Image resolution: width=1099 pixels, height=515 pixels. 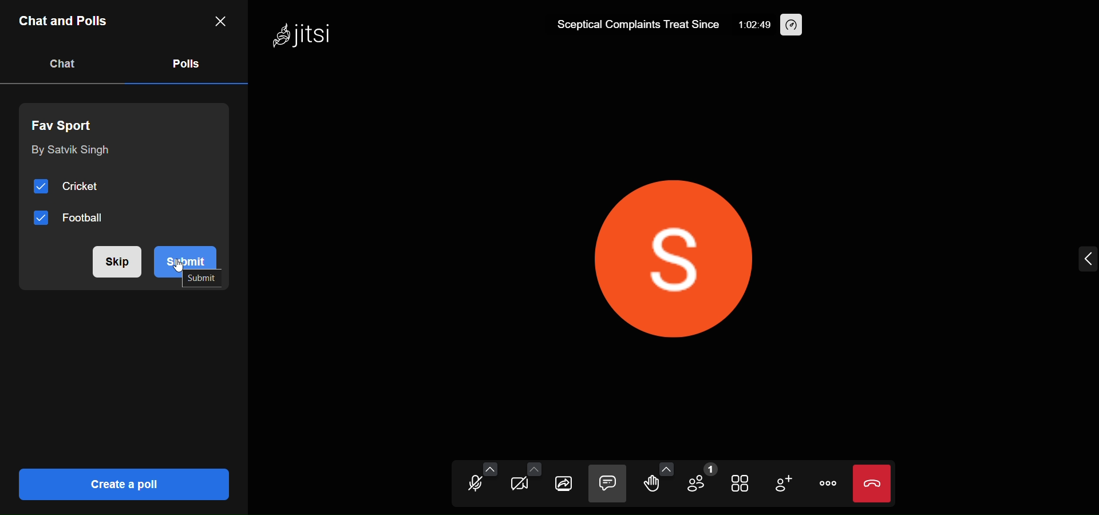 What do you see at coordinates (666, 468) in the screenshot?
I see `more emoji` at bounding box center [666, 468].